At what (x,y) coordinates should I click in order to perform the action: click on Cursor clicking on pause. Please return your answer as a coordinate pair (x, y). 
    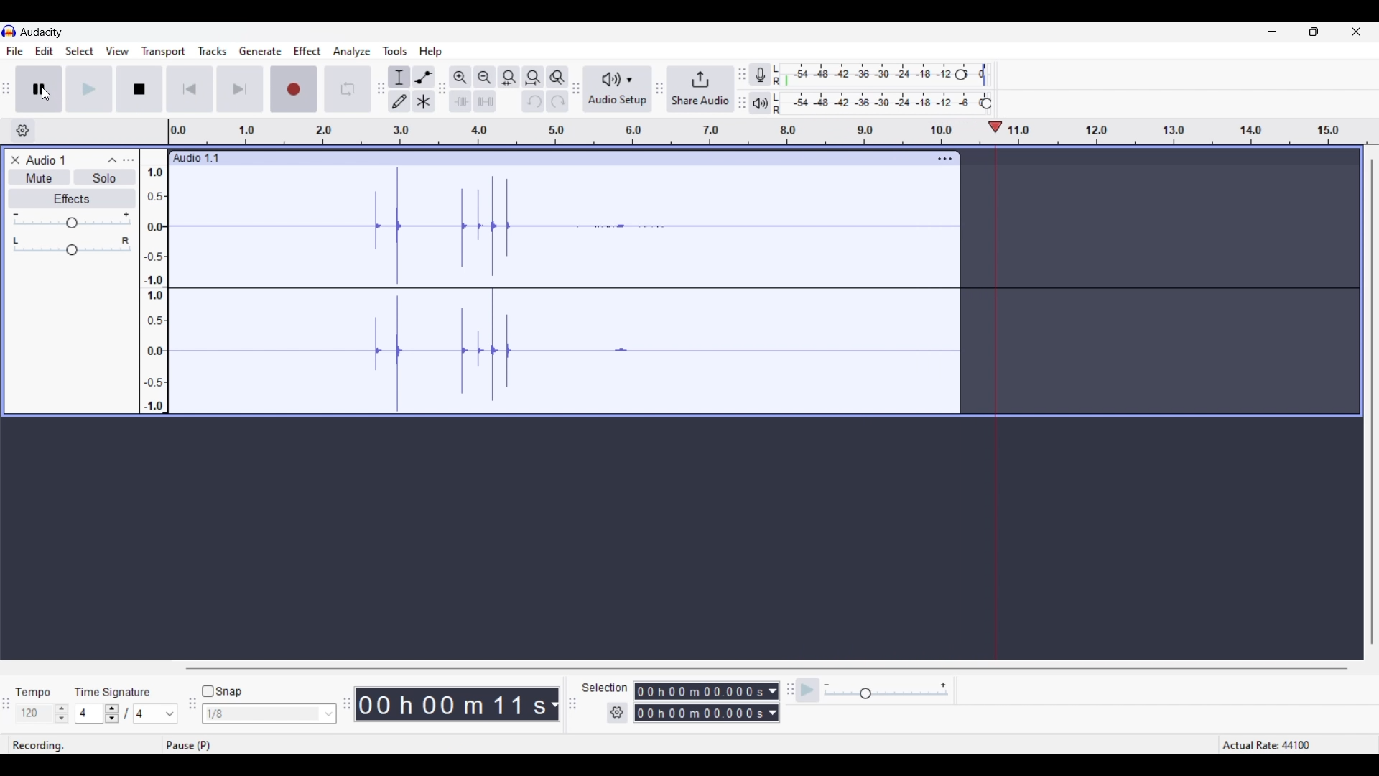
    Looking at the image, I should click on (45, 95).